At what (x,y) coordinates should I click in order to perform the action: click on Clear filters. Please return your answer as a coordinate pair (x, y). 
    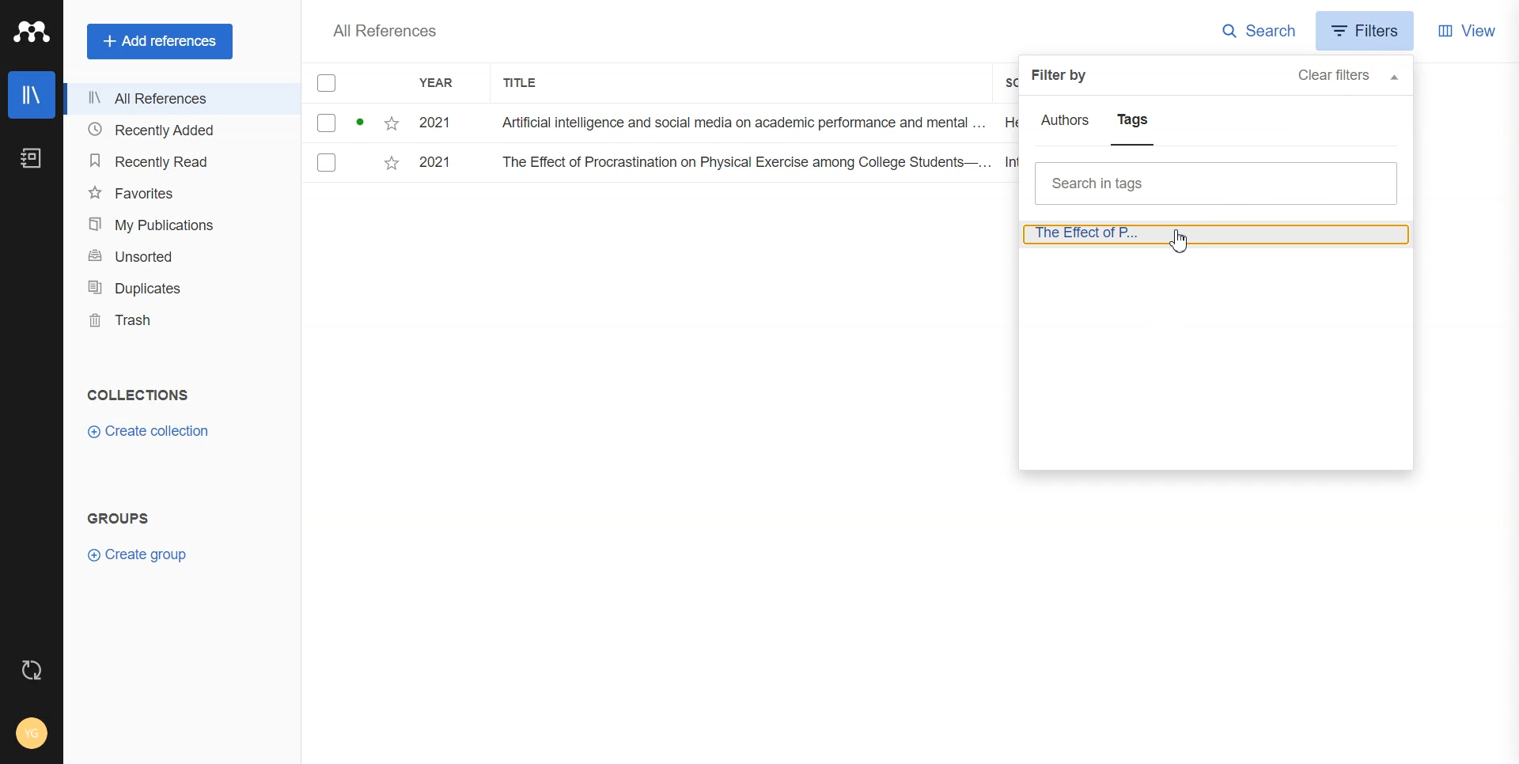
    Looking at the image, I should click on (1350, 76).